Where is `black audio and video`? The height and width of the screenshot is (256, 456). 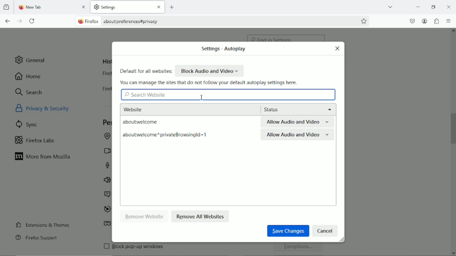 black audio and video is located at coordinates (210, 70).